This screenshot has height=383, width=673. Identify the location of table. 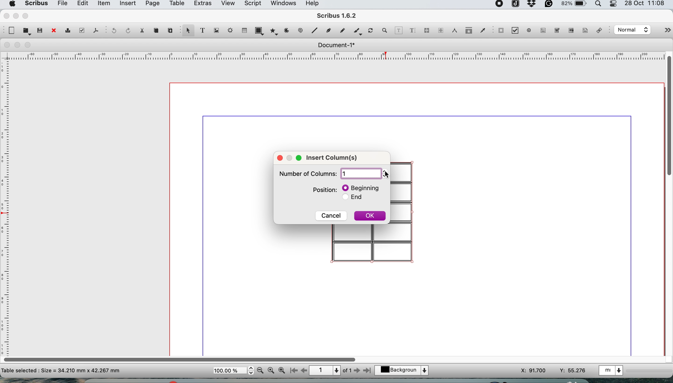
(176, 4).